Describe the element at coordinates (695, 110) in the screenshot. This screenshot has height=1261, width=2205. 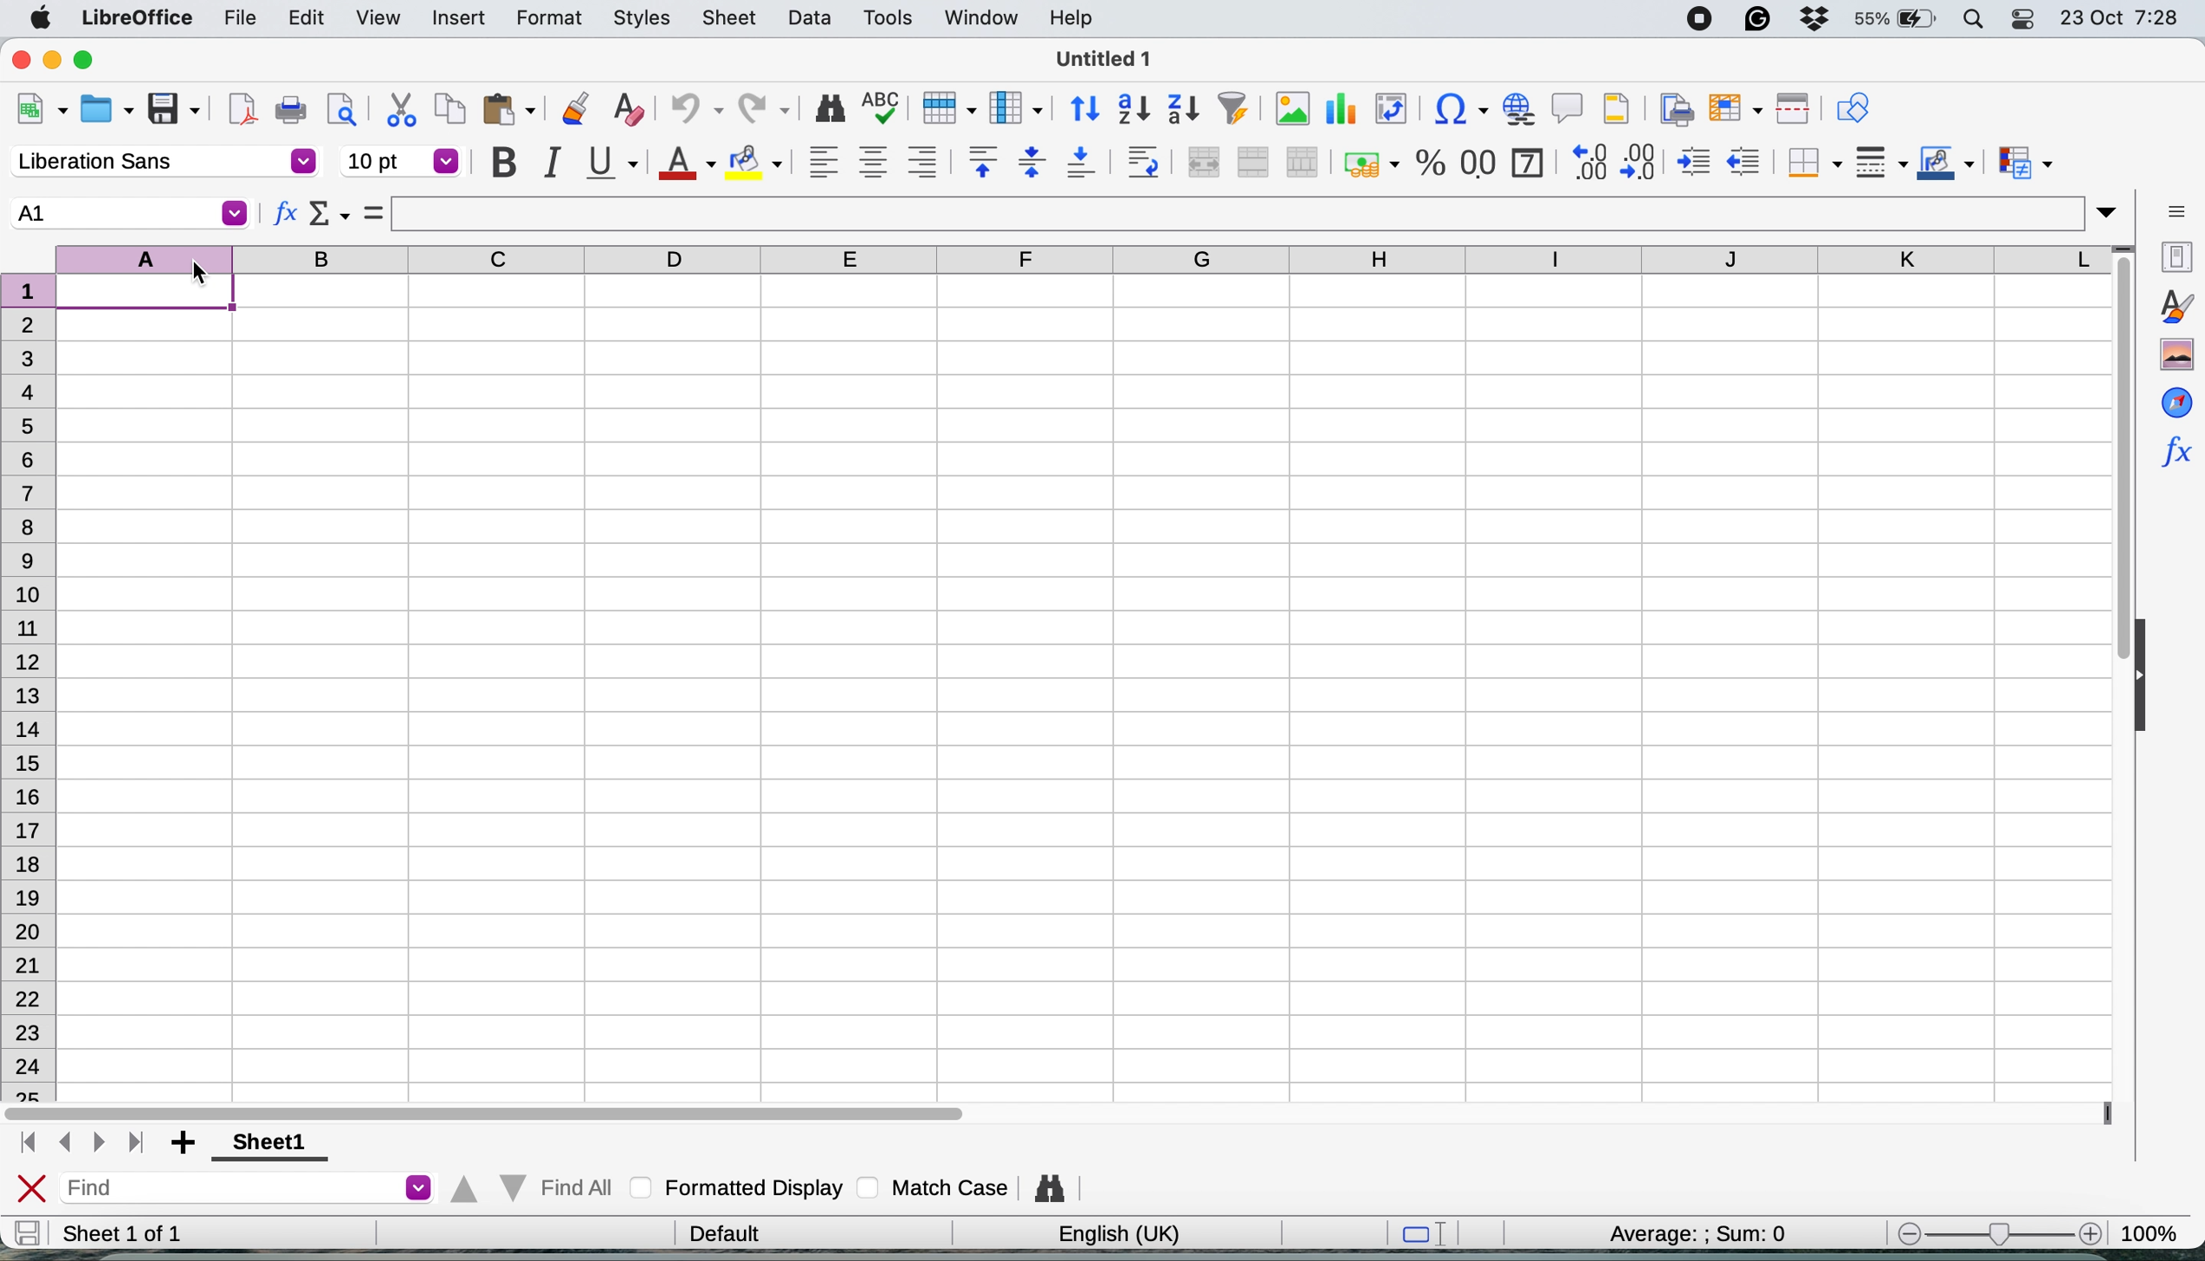
I see `undo` at that location.